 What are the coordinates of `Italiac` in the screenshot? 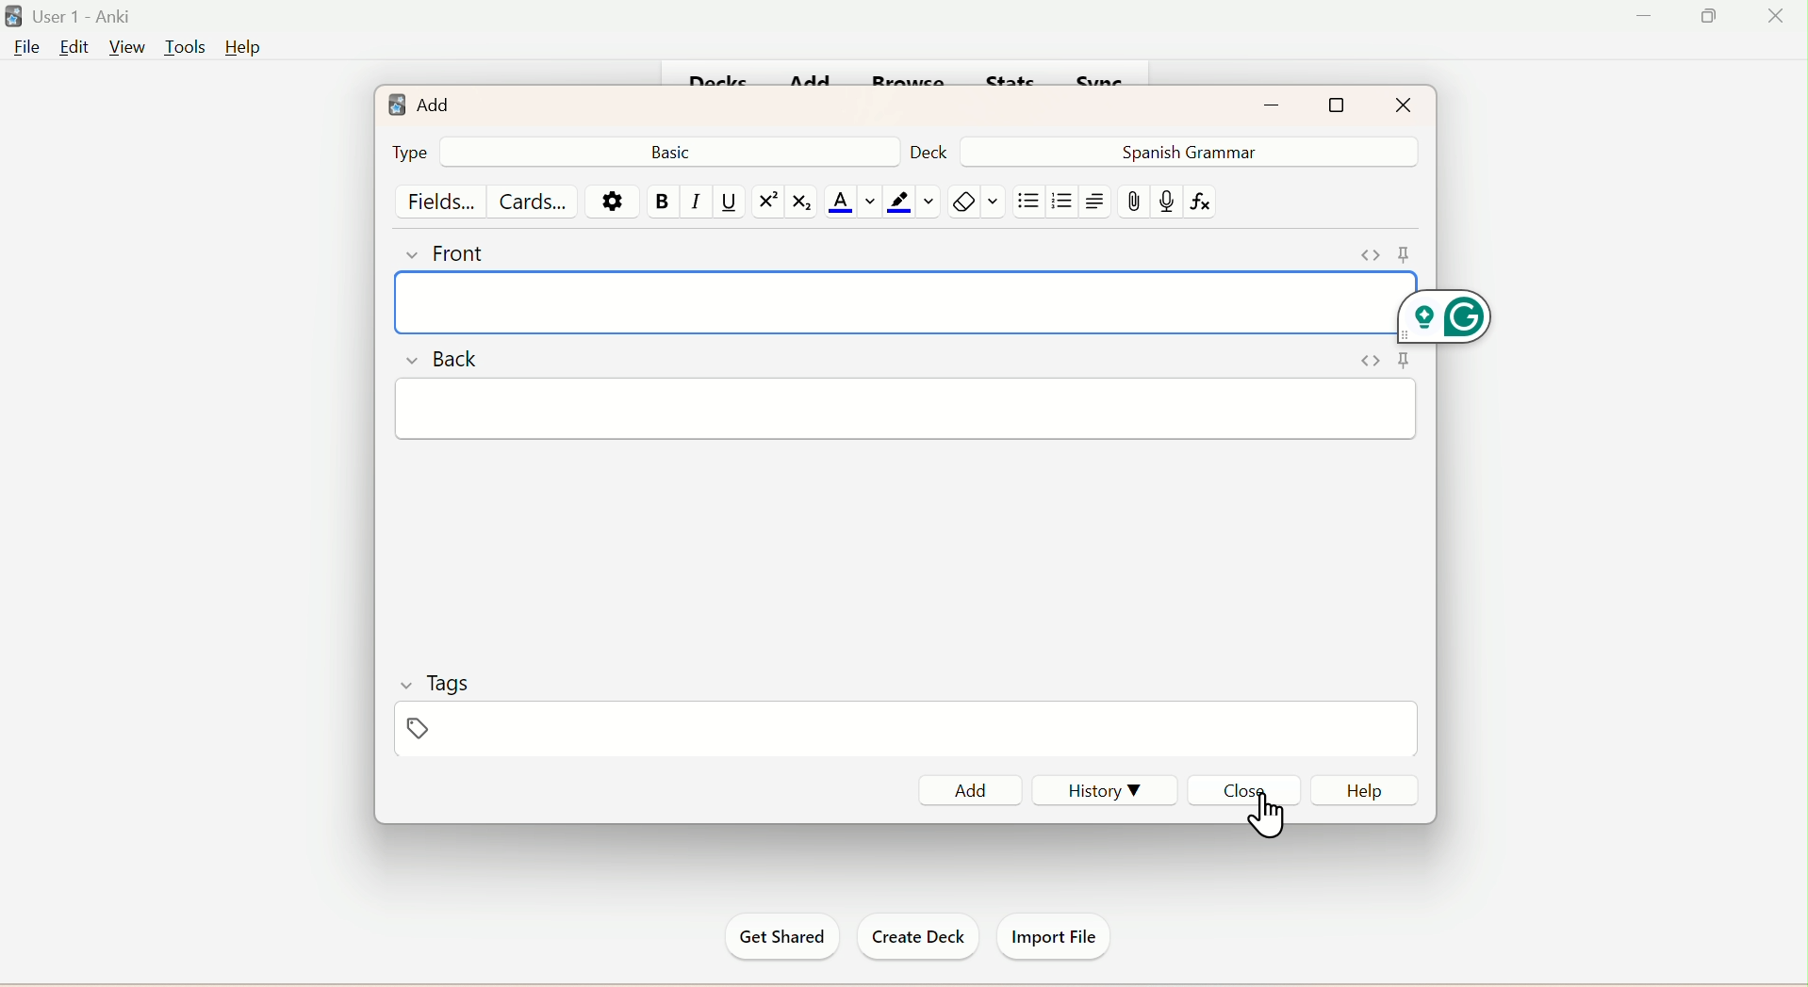 It's located at (697, 202).